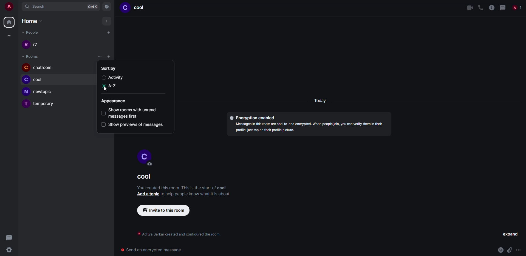 The image size is (526, 256). Describe the element at coordinates (151, 250) in the screenshot. I see `send encrypted message` at that location.